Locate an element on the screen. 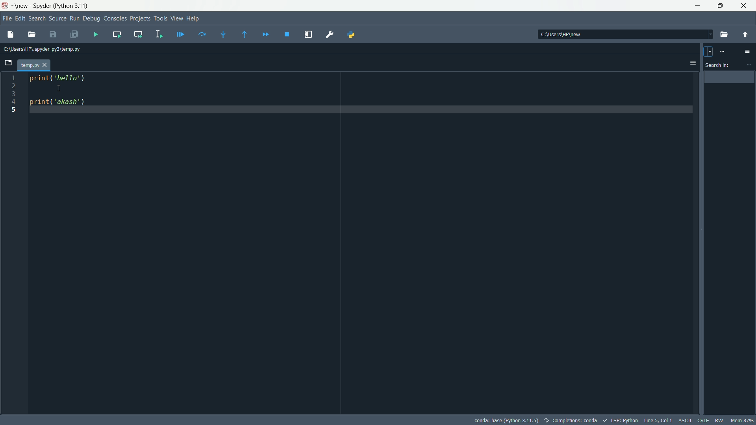 Image resolution: width=756 pixels, height=425 pixels. minimum is located at coordinates (698, 6).